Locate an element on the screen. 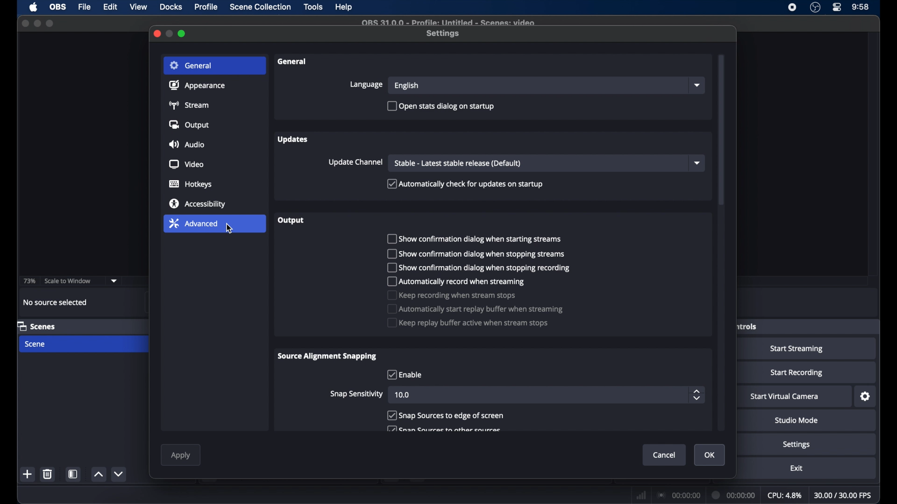 This screenshot has width=897, height=504. stream is located at coordinates (191, 105).